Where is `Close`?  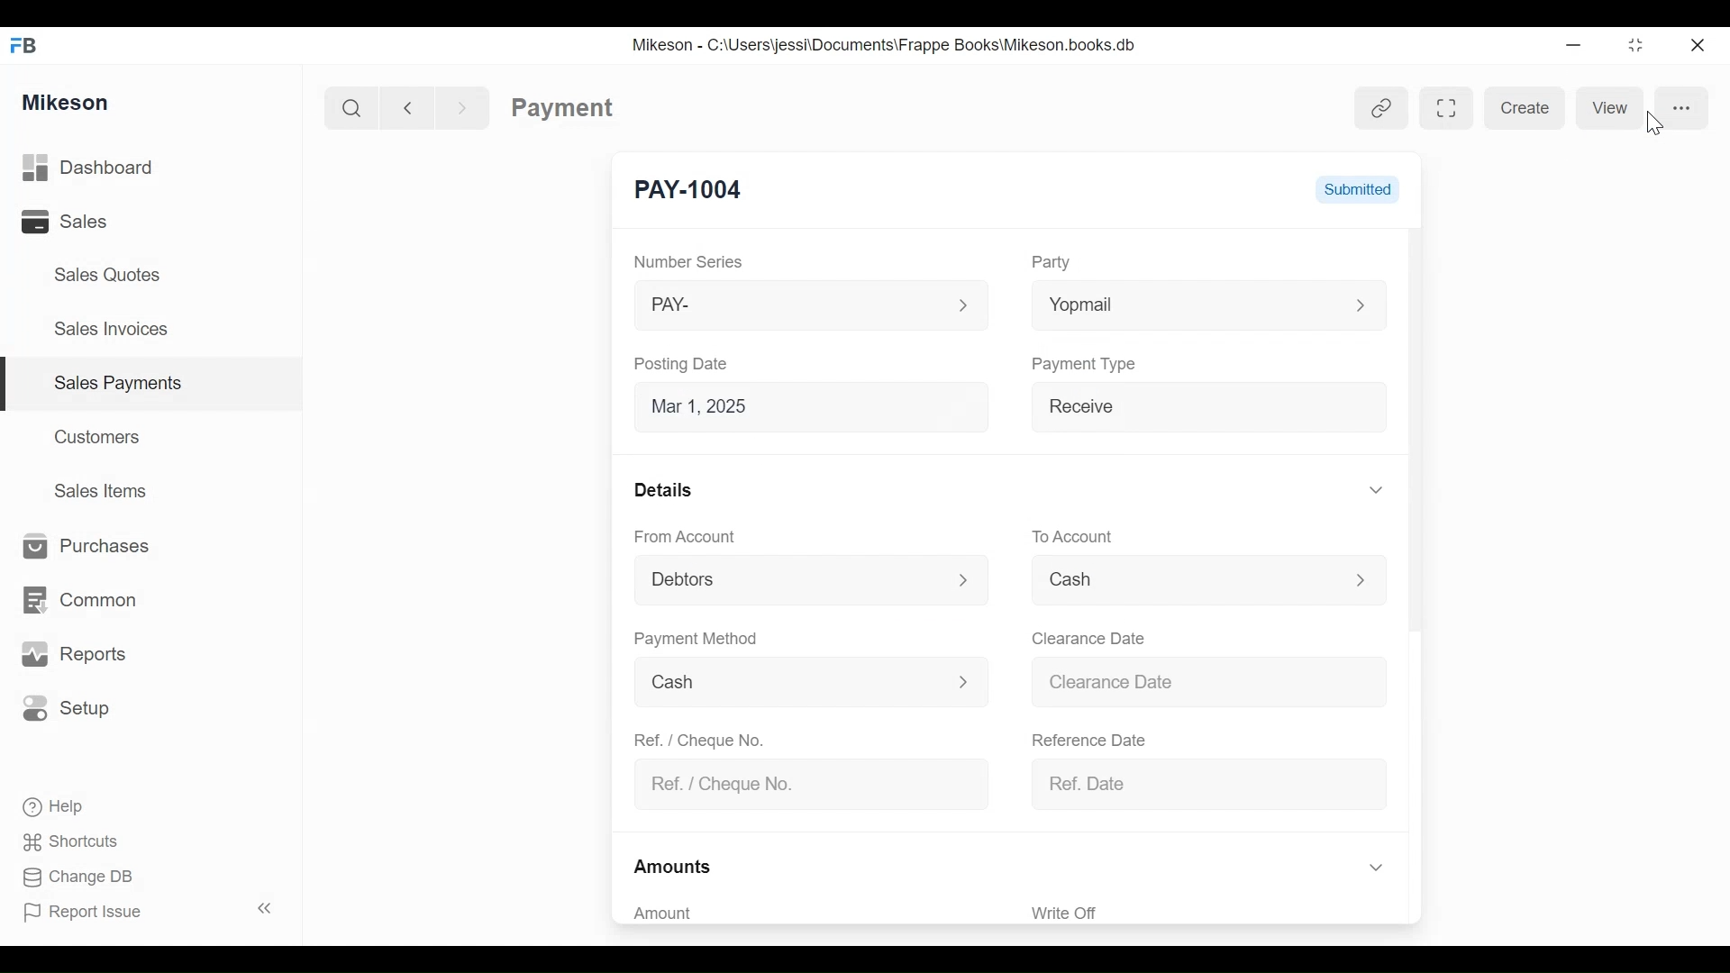 Close is located at coordinates (1695, 42).